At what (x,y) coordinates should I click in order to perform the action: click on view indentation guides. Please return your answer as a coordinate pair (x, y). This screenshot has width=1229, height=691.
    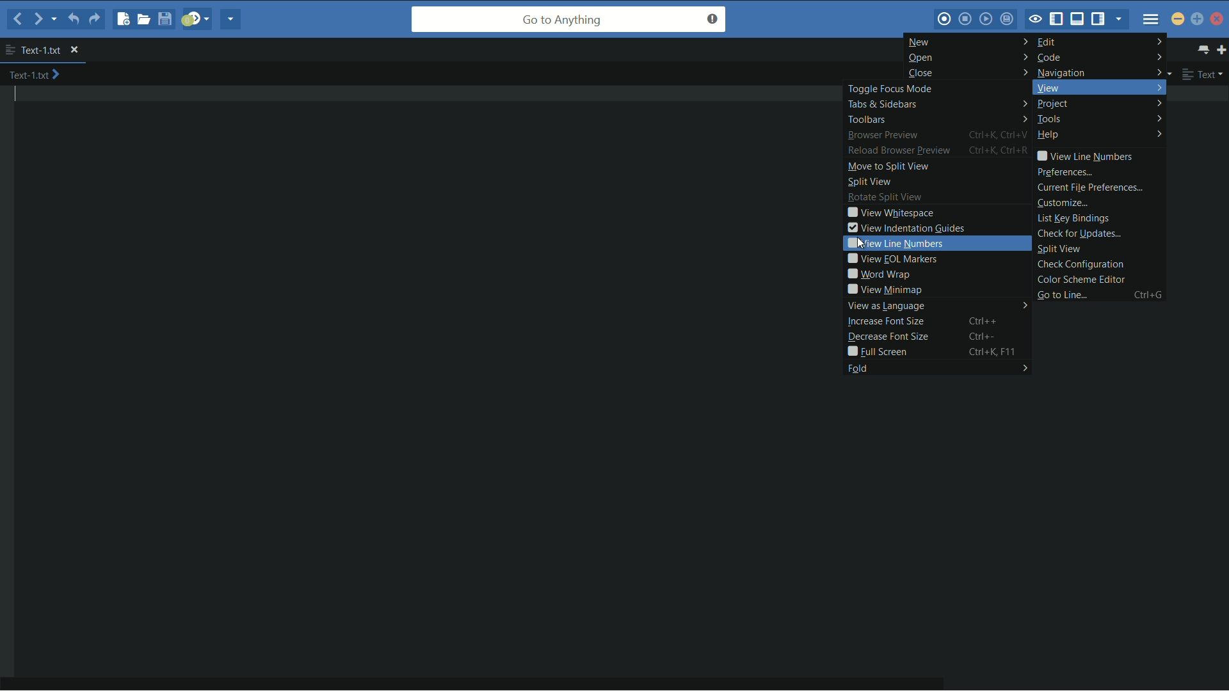
    Looking at the image, I should click on (904, 229).